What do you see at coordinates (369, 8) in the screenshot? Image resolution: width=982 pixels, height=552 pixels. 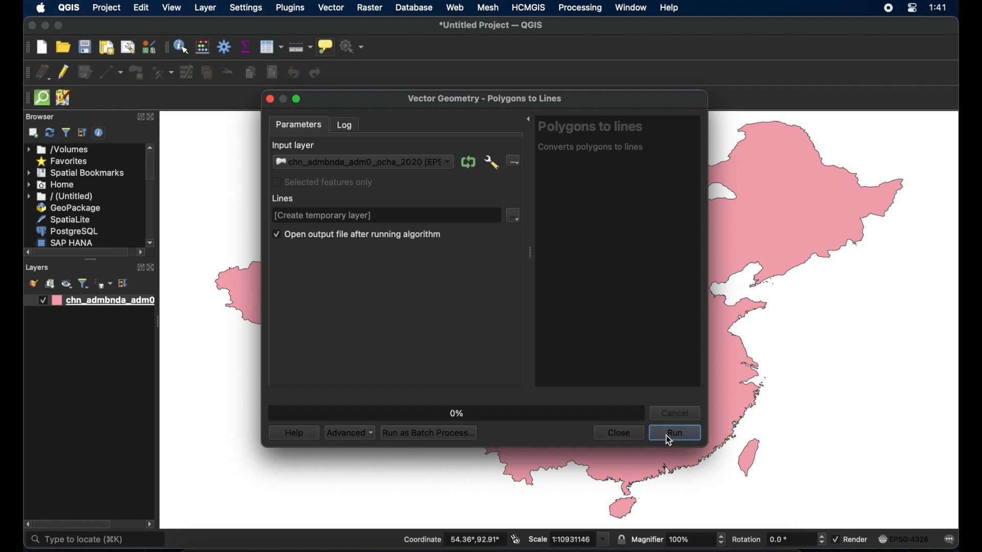 I see `raster` at bounding box center [369, 8].